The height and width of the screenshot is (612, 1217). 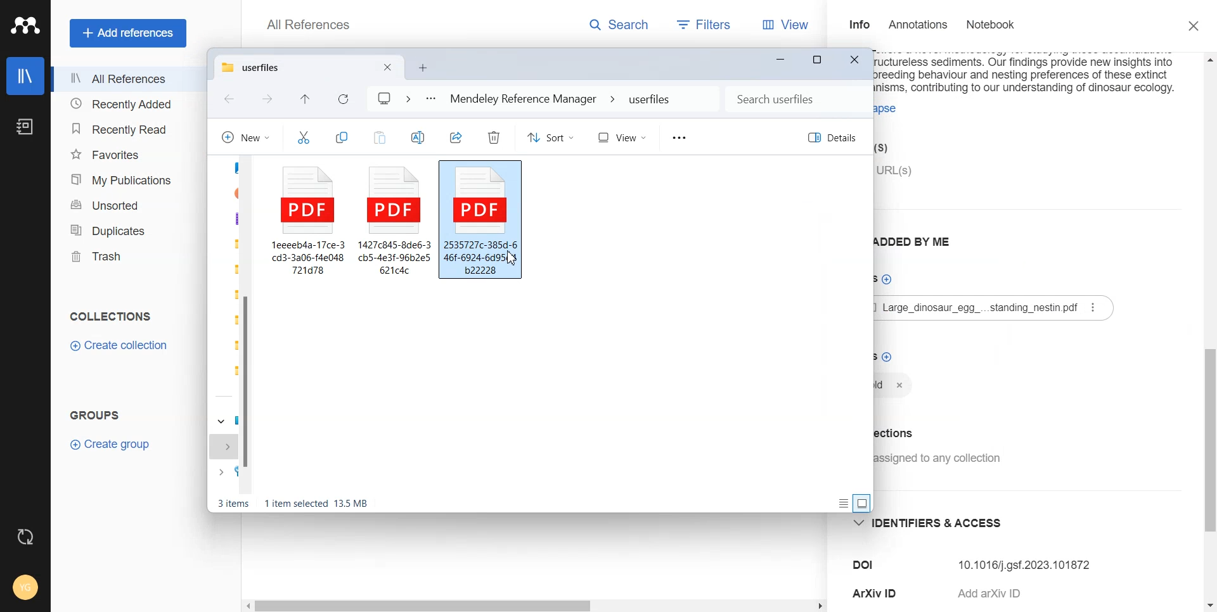 I want to click on Text, so click(x=295, y=501).